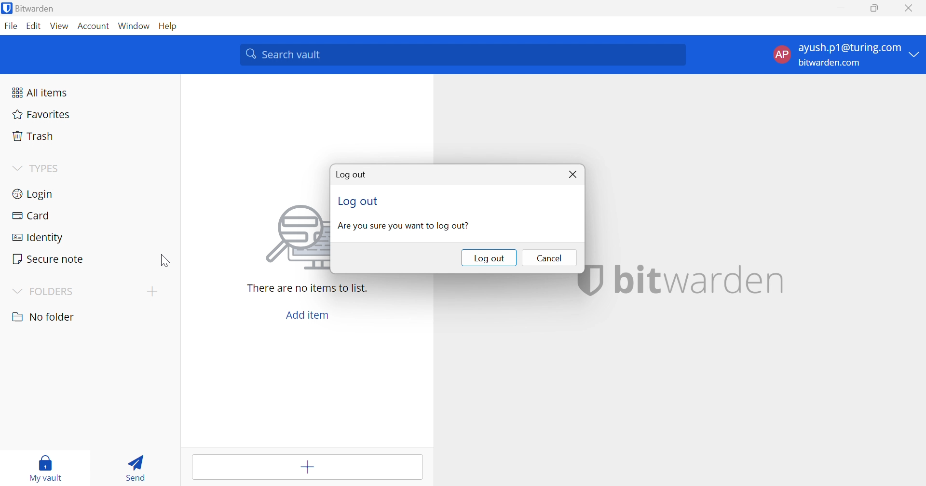 The width and height of the screenshot is (926, 486). What do you see at coordinates (151, 291) in the screenshot?
I see `create folder` at bounding box center [151, 291].